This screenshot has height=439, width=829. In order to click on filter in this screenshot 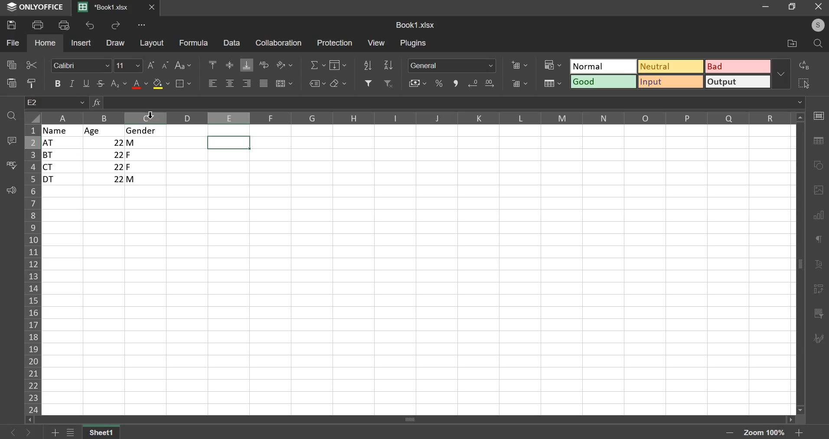, I will do `click(369, 82)`.